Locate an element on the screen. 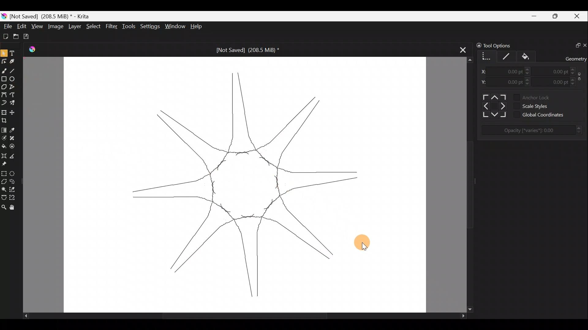  Scroll bar is located at coordinates (465, 185).